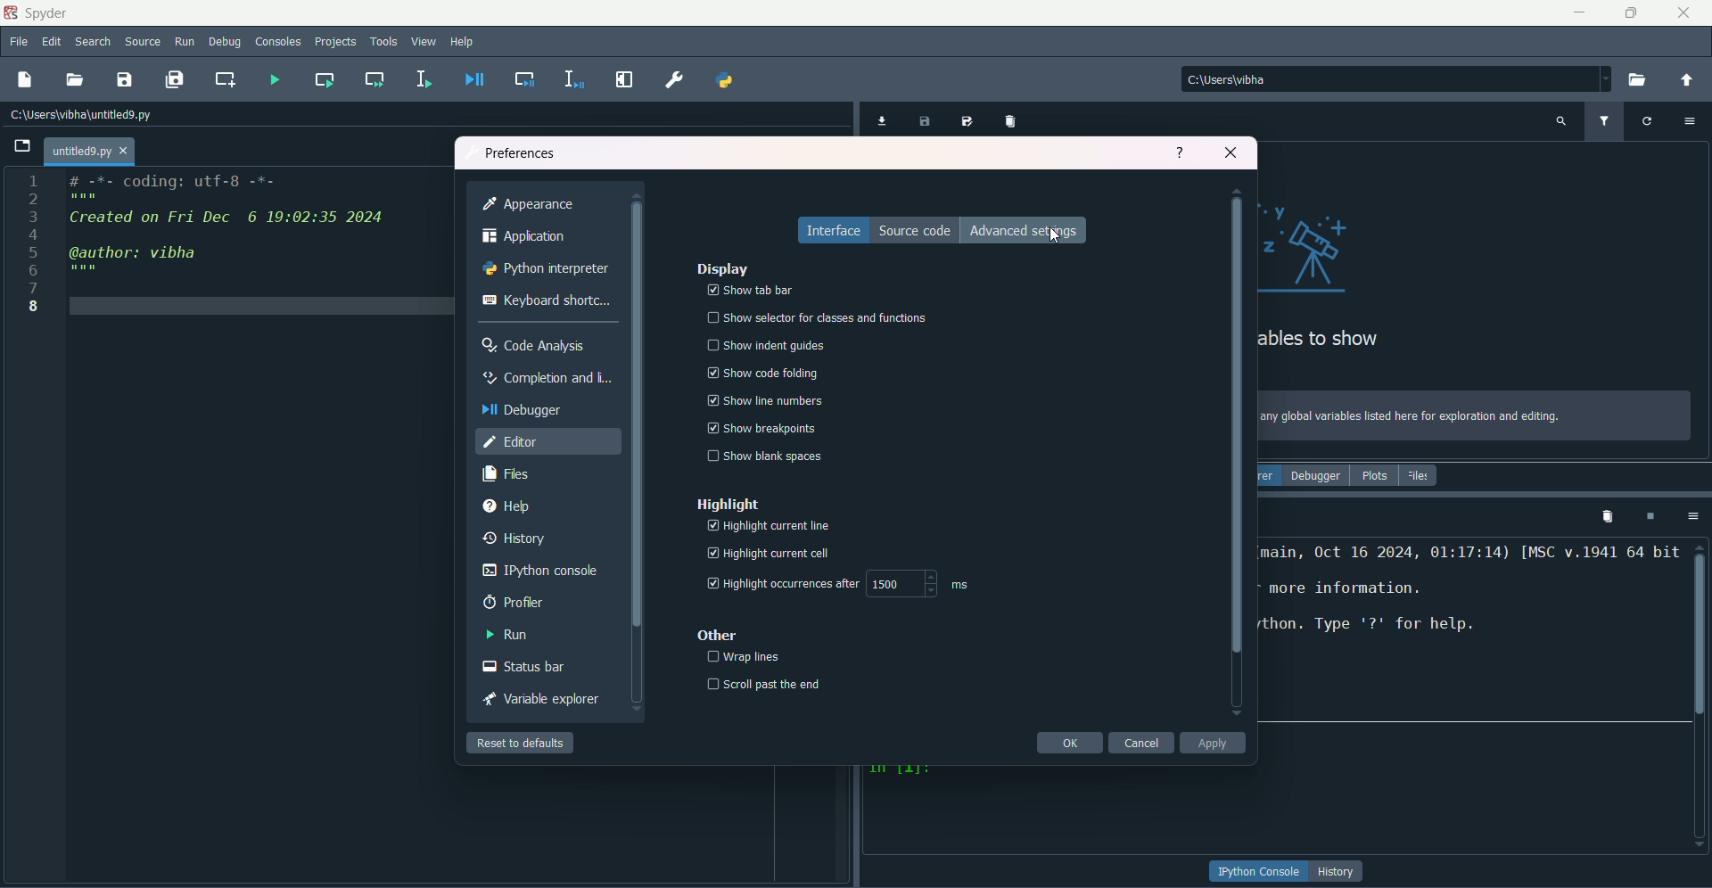 The image size is (1712, 888). What do you see at coordinates (763, 374) in the screenshot?
I see `show code folding` at bounding box center [763, 374].